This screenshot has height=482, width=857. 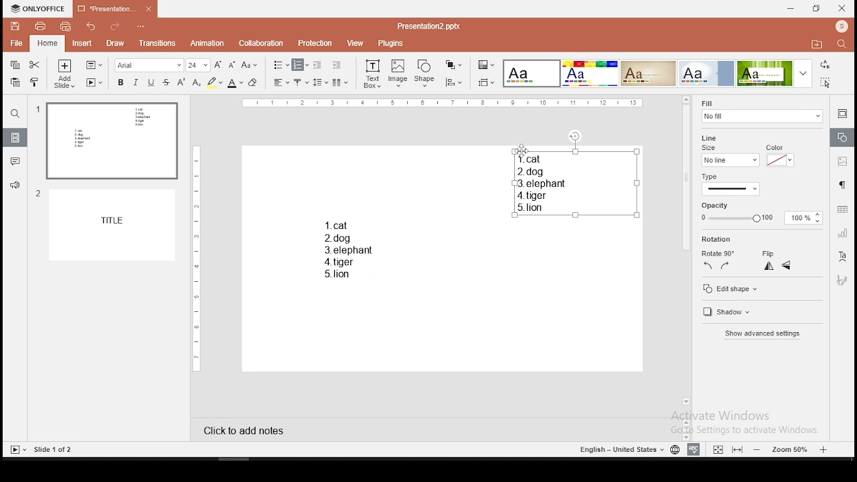 I want to click on image, so click(x=398, y=74).